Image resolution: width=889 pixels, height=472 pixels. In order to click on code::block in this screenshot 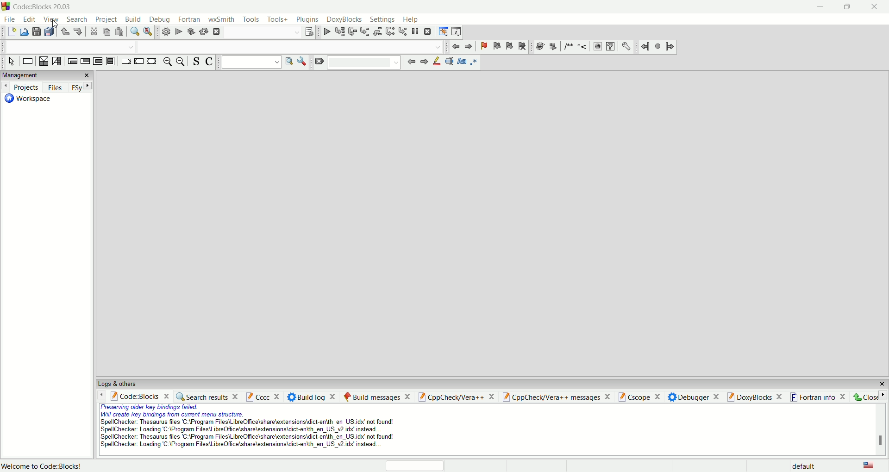, I will do `click(139, 397)`.